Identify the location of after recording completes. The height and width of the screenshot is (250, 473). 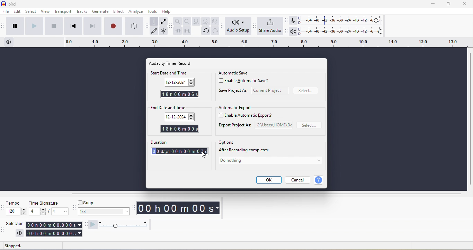
(247, 151).